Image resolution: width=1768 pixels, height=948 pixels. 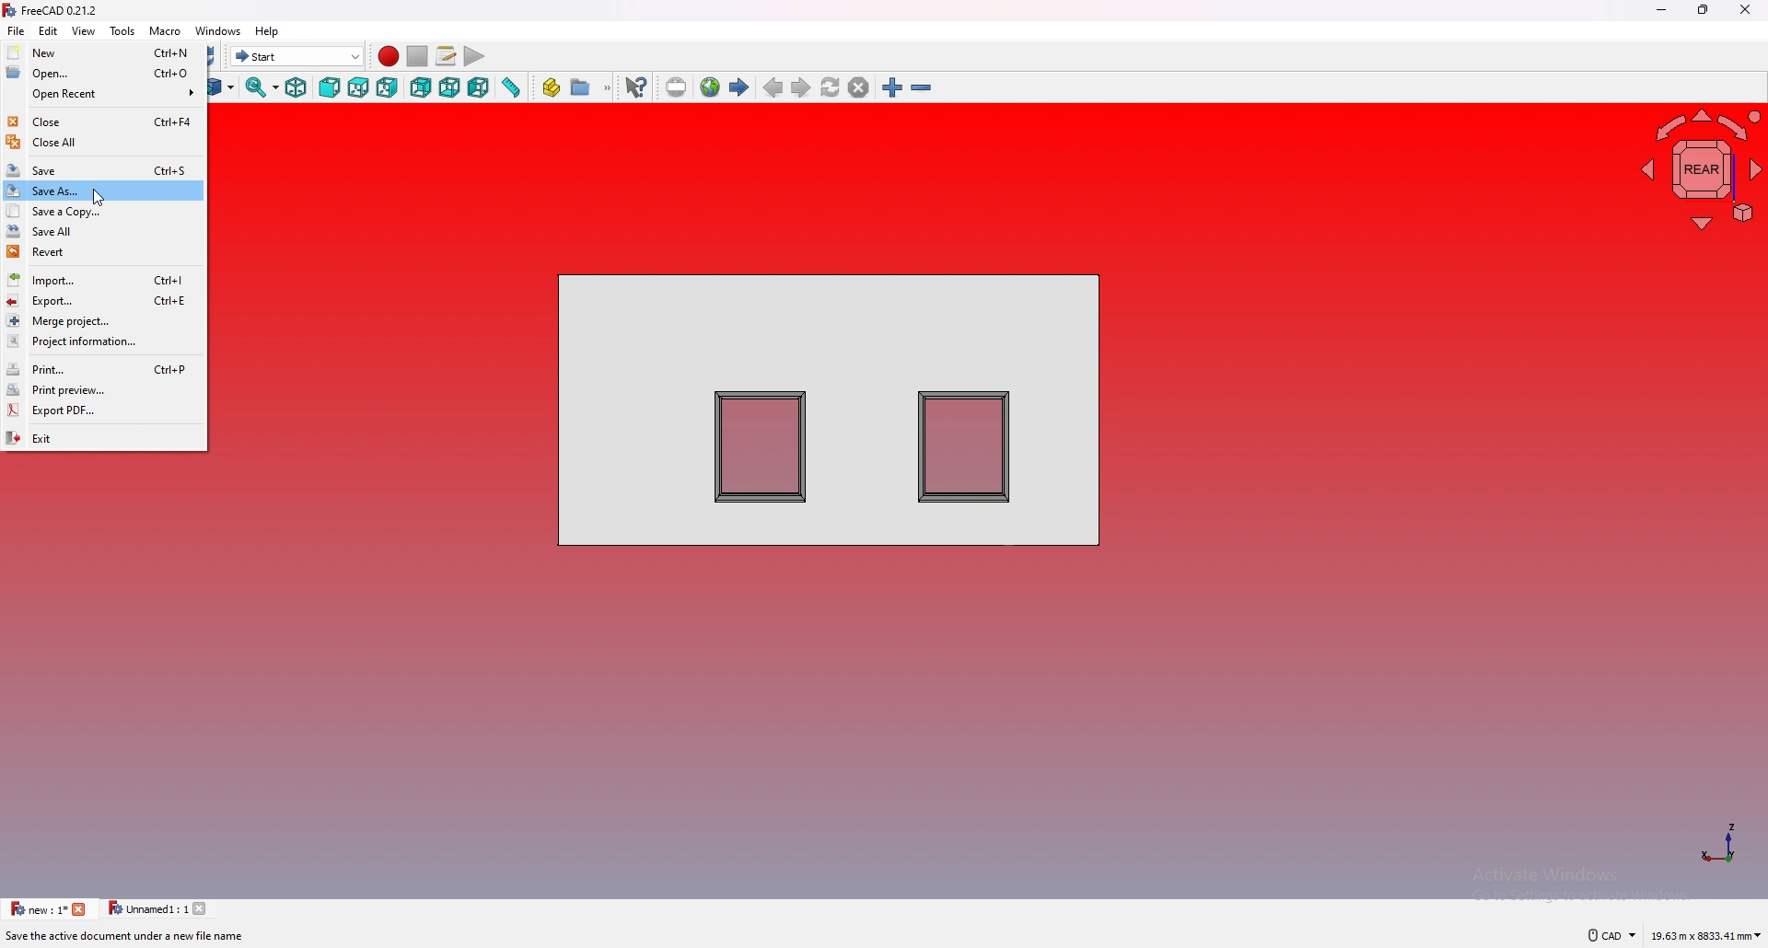 What do you see at coordinates (511, 87) in the screenshot?
I see `measure distance` at bounding box center [511, 87].